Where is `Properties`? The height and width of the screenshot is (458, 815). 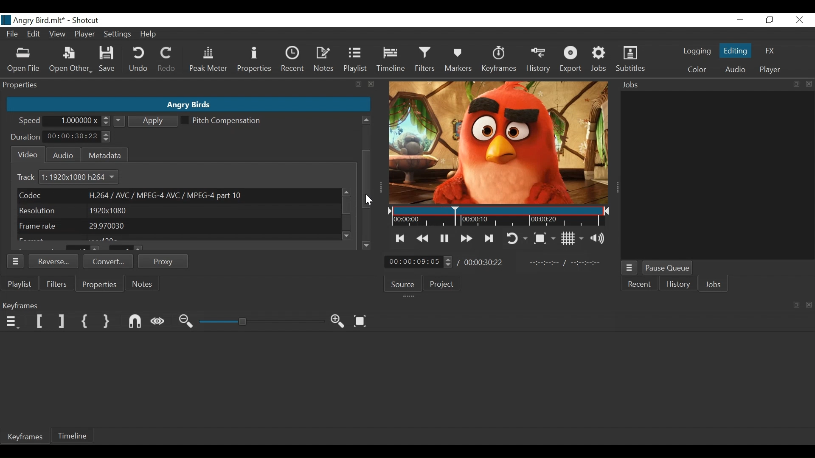 Properties is located at coordinates (253, 61).